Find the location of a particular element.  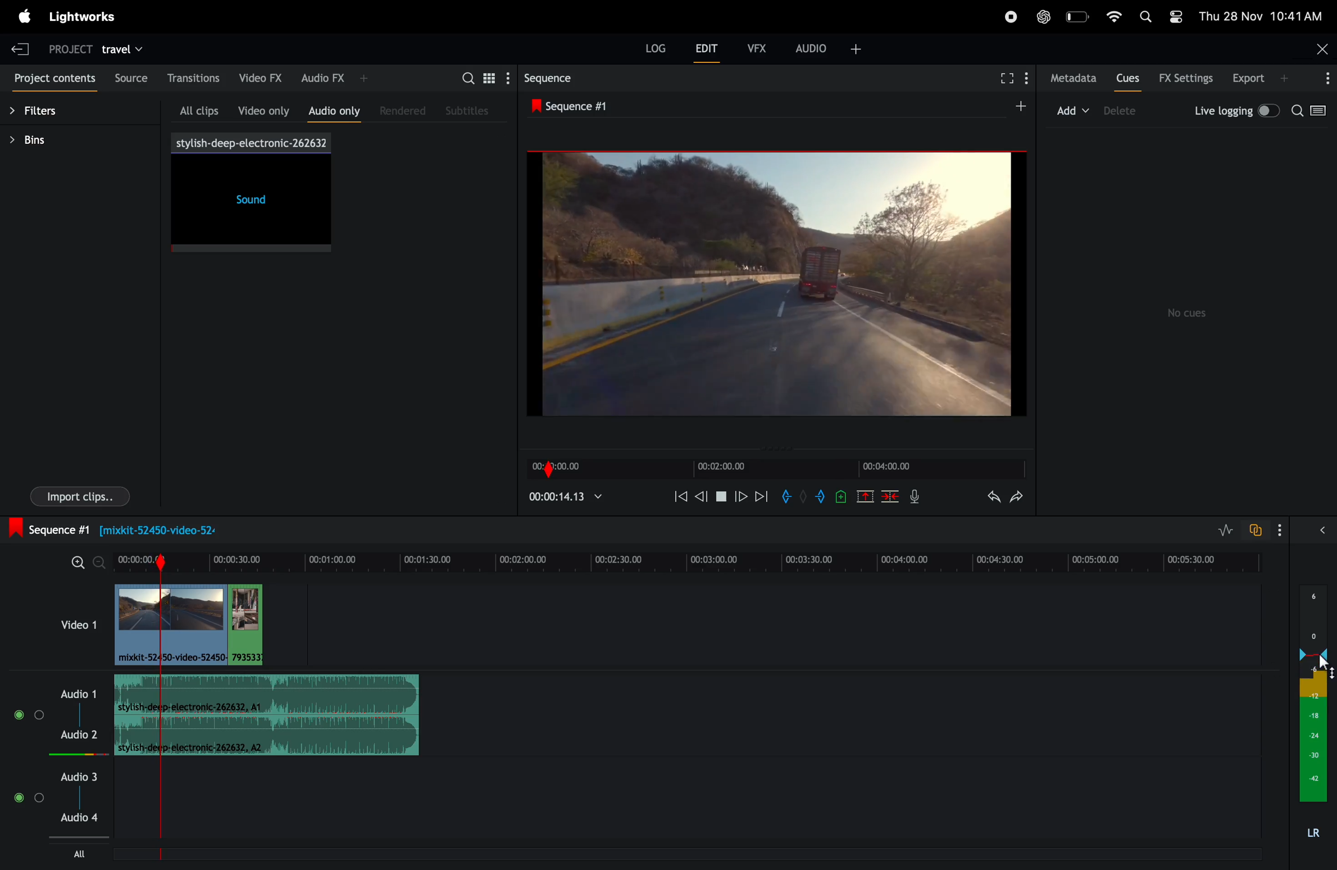

sequence is located at coordinates (568, 79).